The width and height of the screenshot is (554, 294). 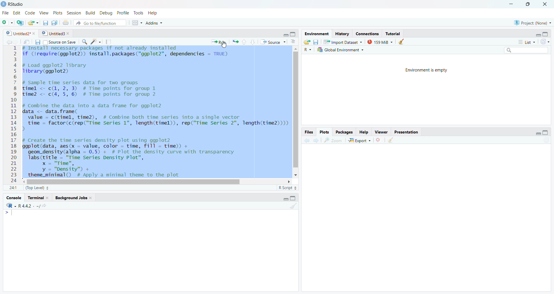 What do you see at coordinates (293, 41) in the screenshot?
I see `Document Outline` at bounding box center [293, 41].